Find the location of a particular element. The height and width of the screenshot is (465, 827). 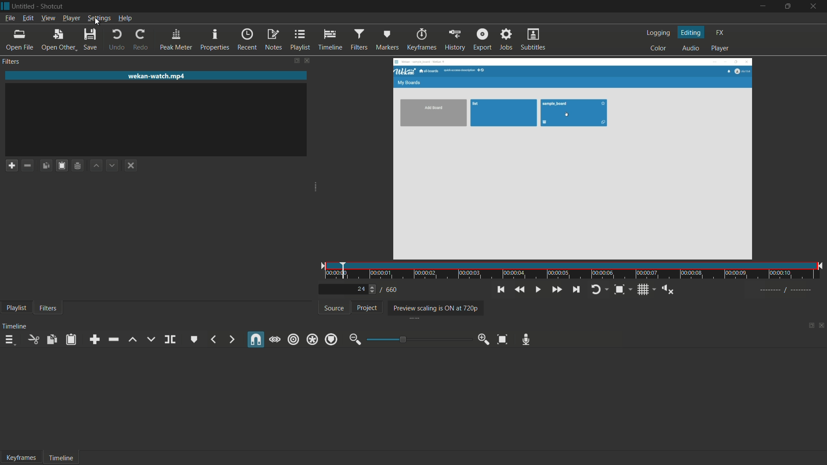

filters is located at coordinates (359, 39).